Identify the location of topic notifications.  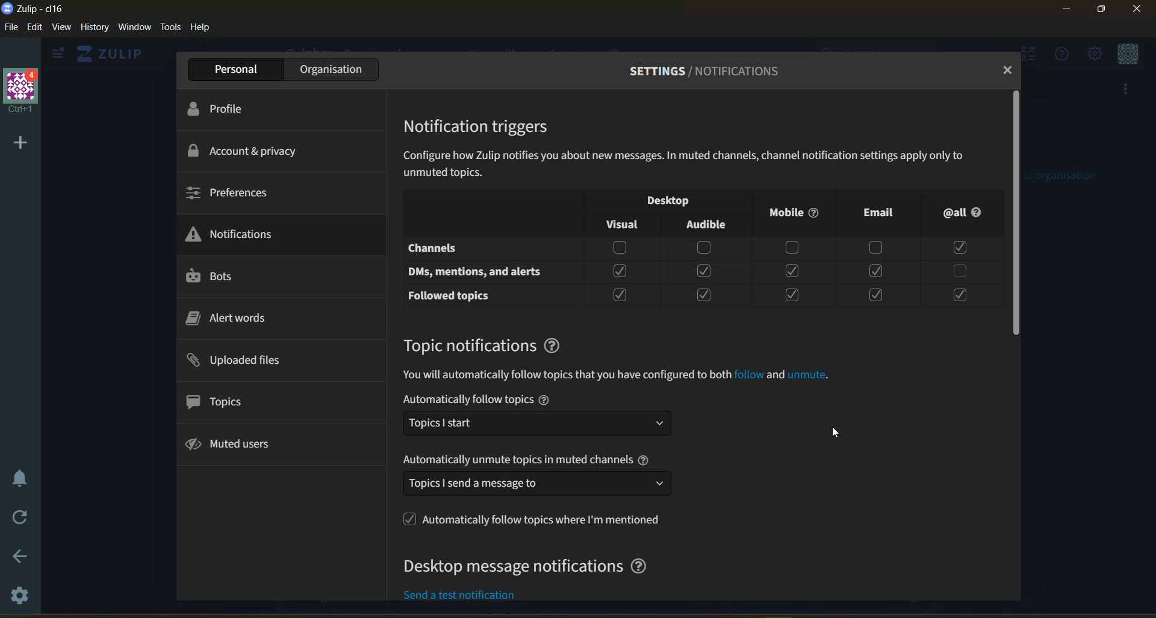
(491, 346).